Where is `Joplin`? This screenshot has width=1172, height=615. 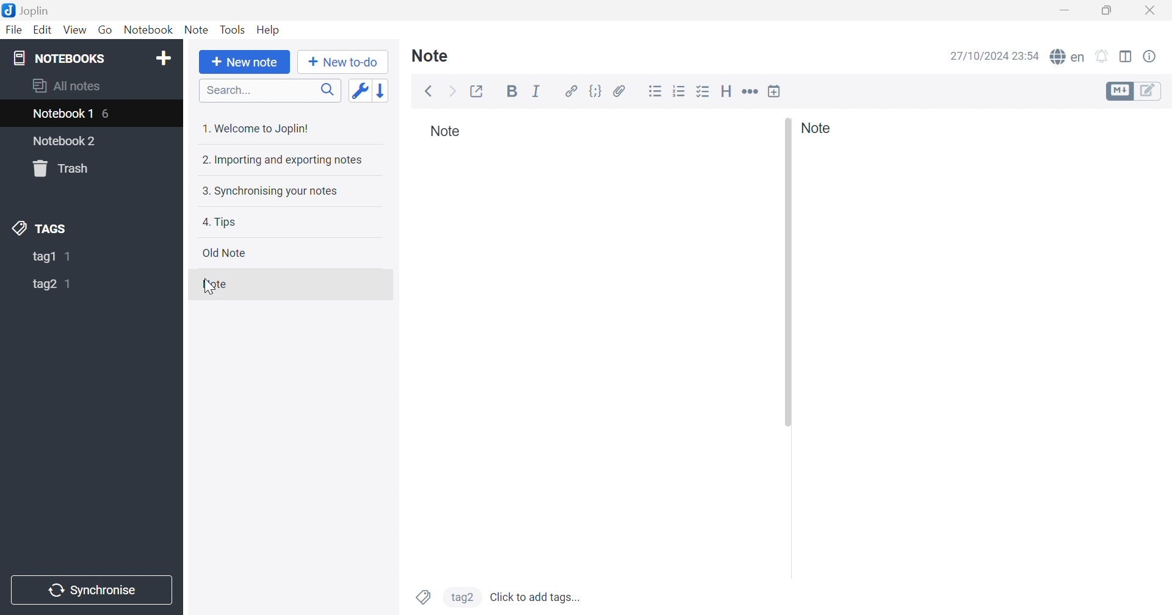 Joplin is located at coordinates (28, 10).